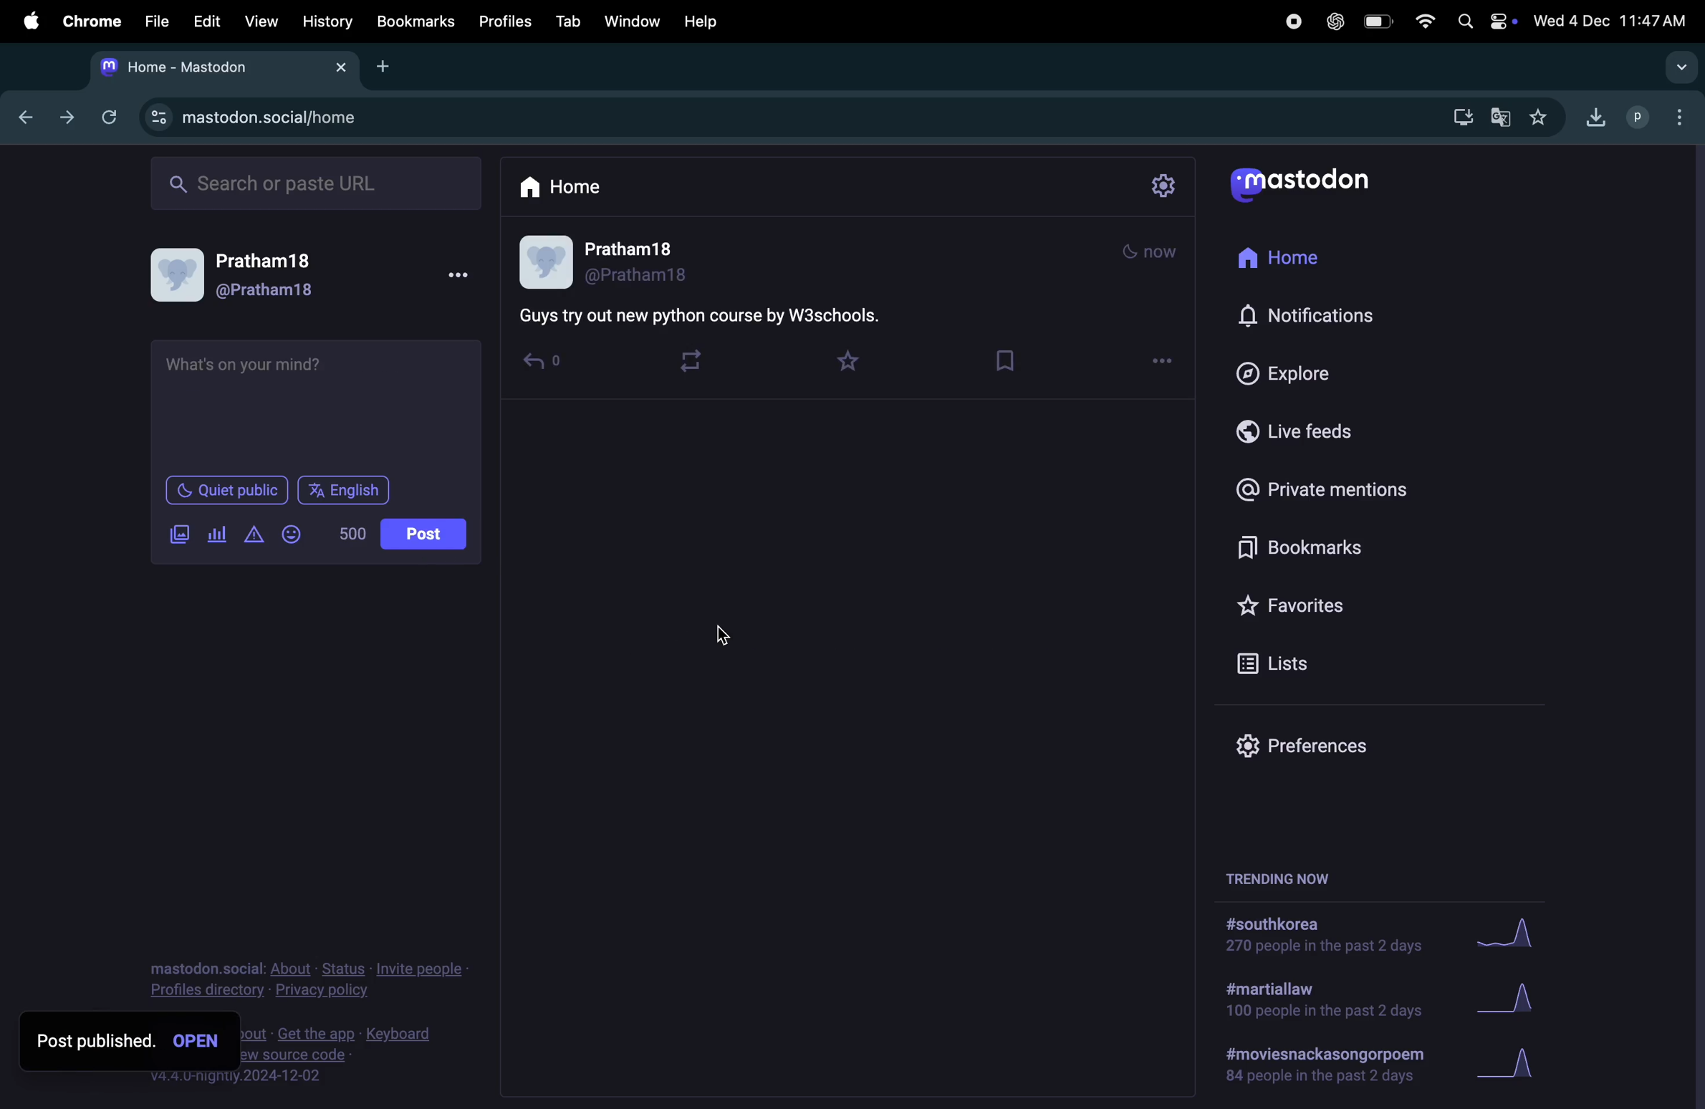 This screenshot has width=1705, height=1109. I want to click on View, so click(261, 21).